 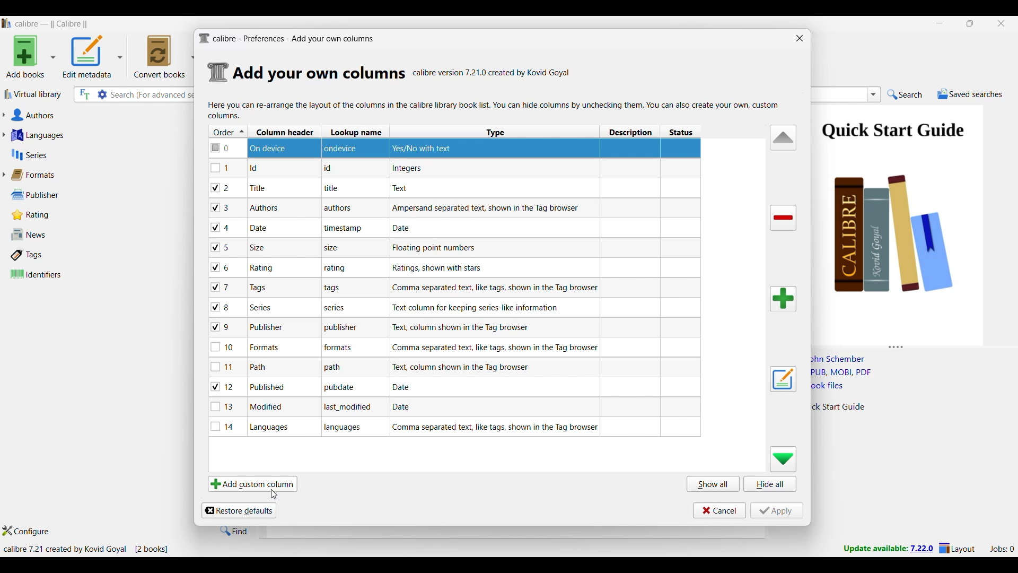 What do you see at coordinates (265, 327) in the screenshot?
I see `Note` at bounding box center [265, 327].